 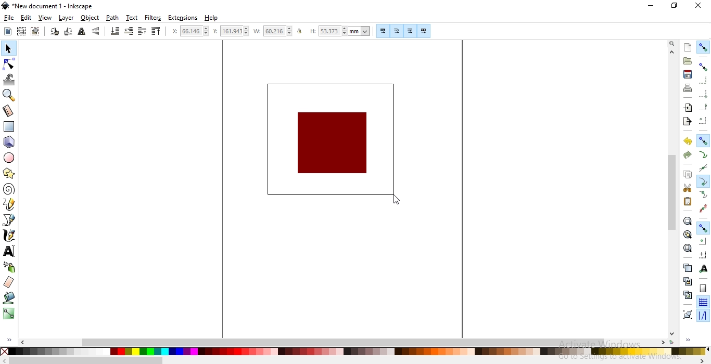 I want to click on flip horizontally, so click(x=82, y=33).